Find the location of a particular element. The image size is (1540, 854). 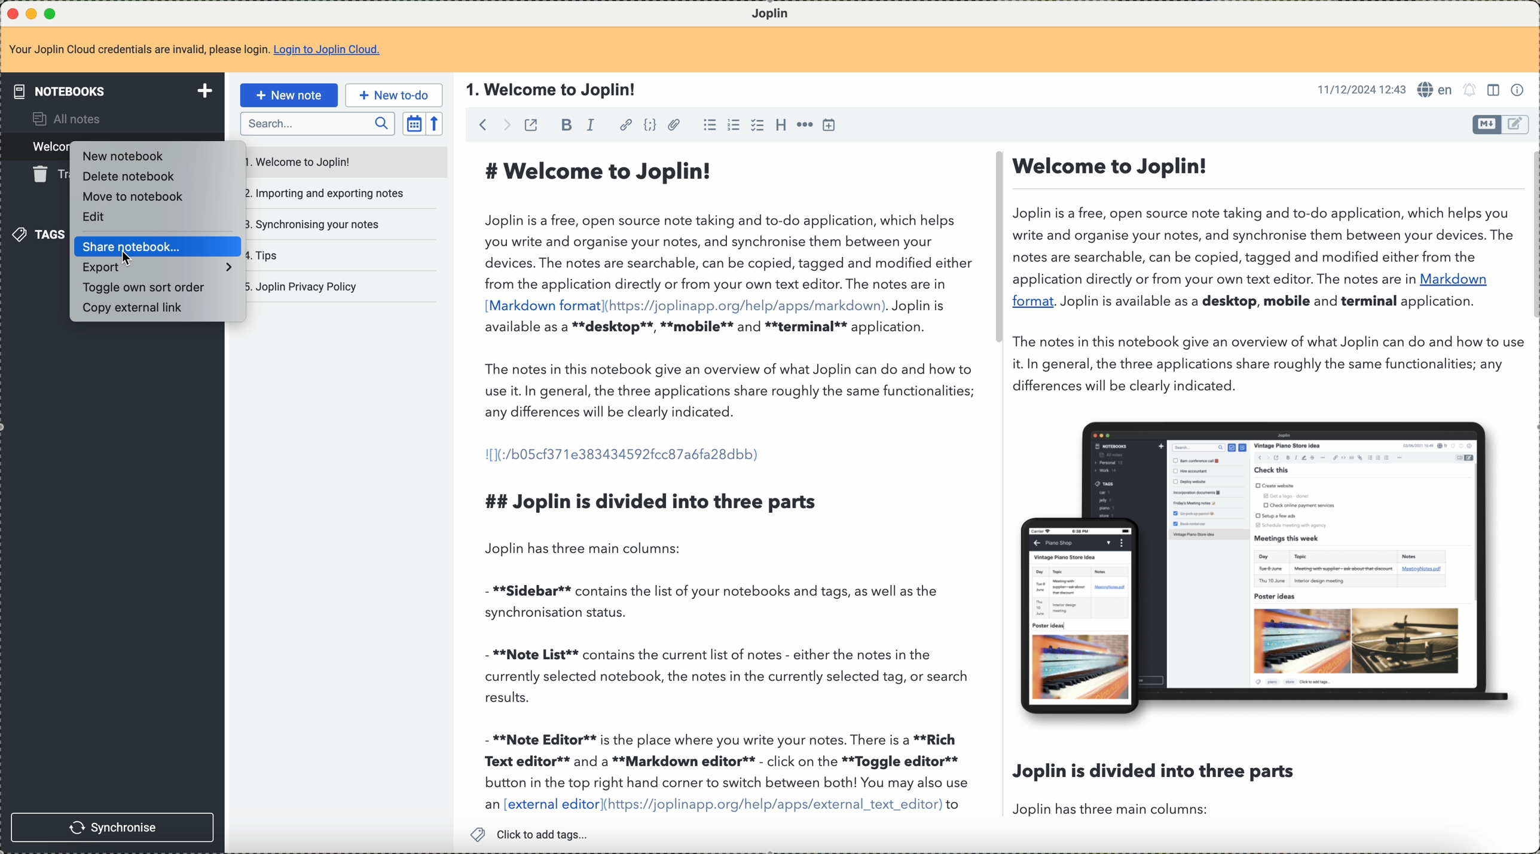

export is located at coordinates (155, 268).